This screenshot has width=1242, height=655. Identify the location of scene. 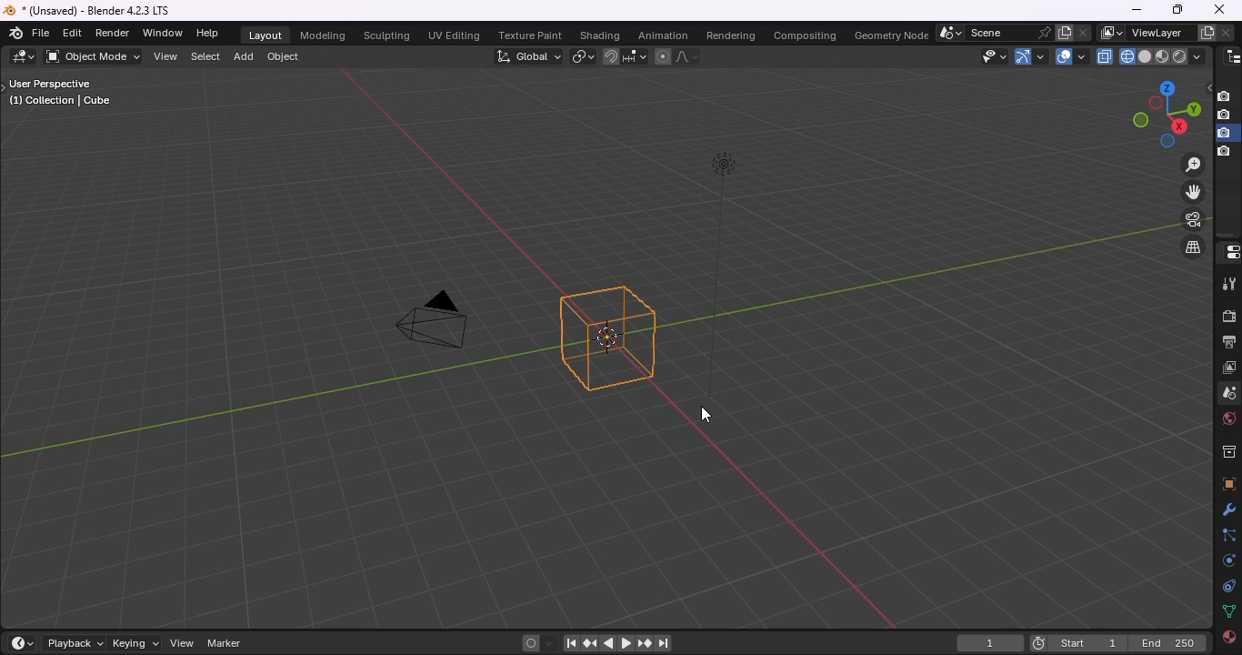
(1228, 393).